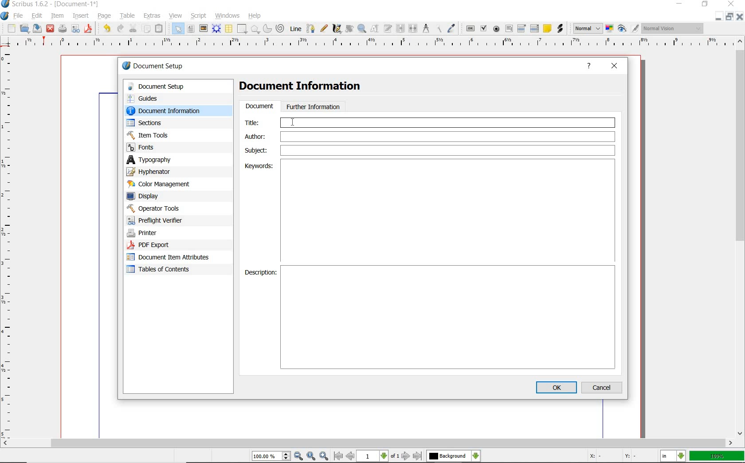  What do you see at coordinates (242, 28) in the screenshot?
I see `shape` at bounding box center [242, 28].